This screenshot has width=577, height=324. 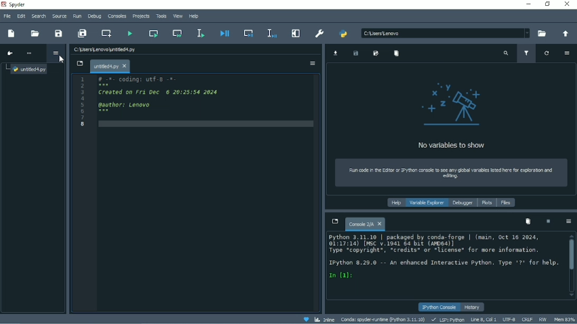 I want to click on Debugger, so click(x=463, y=203).